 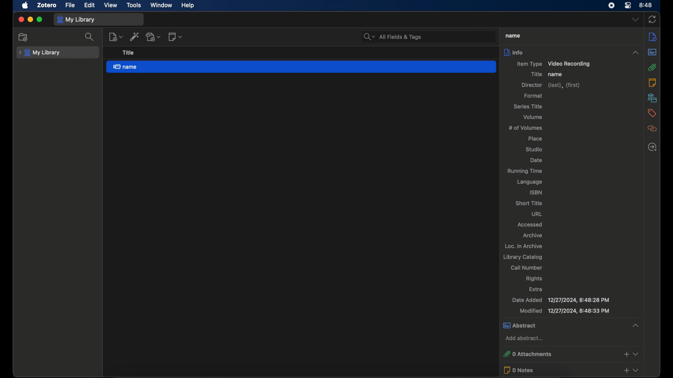 I want to click on time, so click(x=646, y=5).